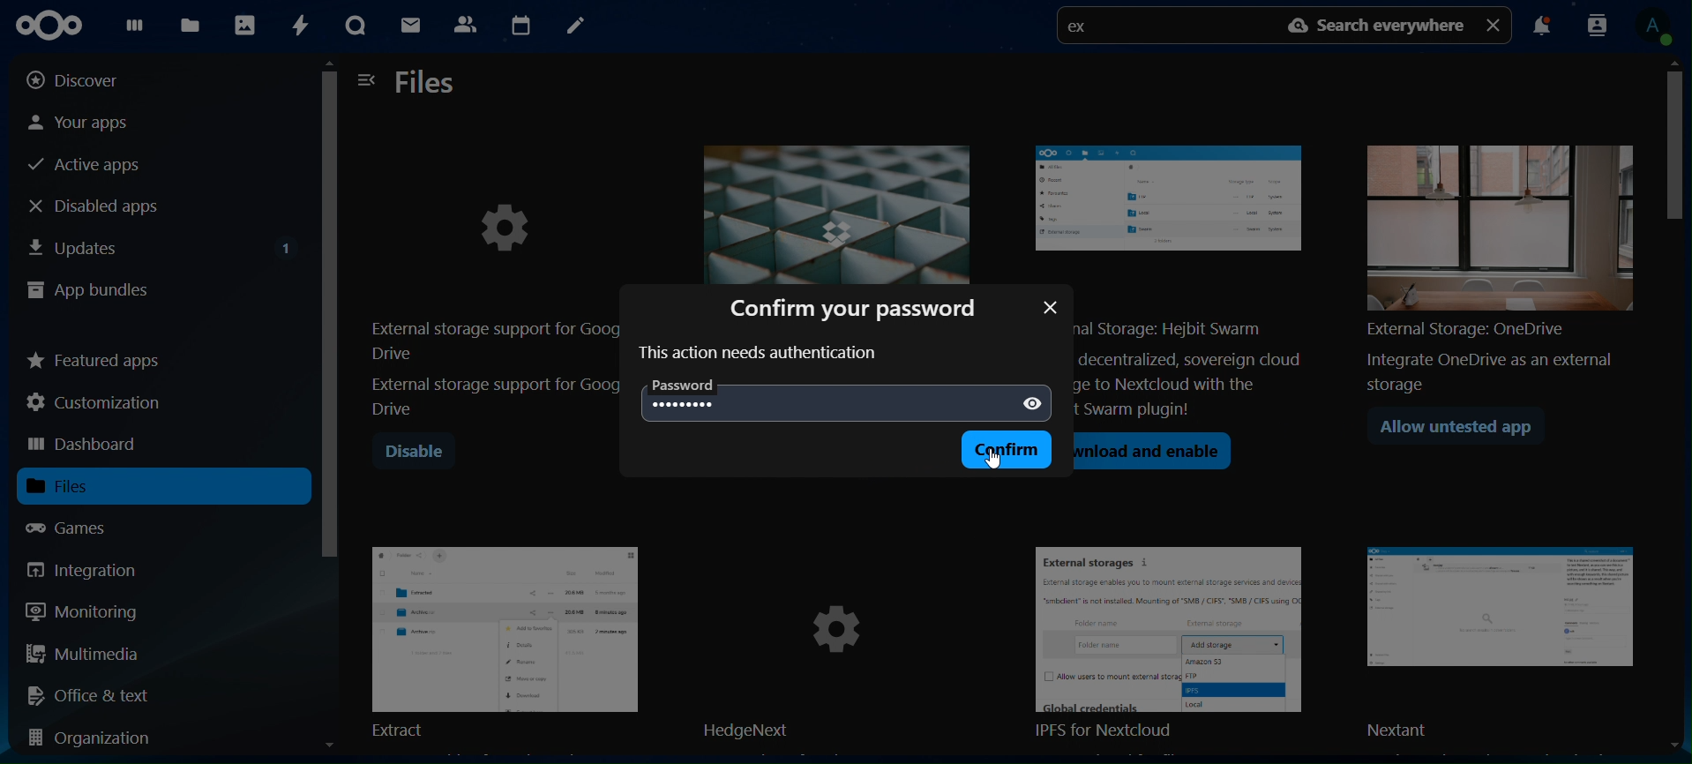 This screenshot has height=764, width=1692. Describe the element at coordinates (1179, 645) in the screenshot. I see `IPFS for nextcloud` at that location.